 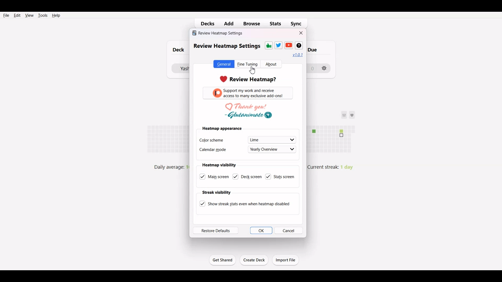 I want to click on Show streak Stats even when heatmap disabled, so click(x=244, y=204).